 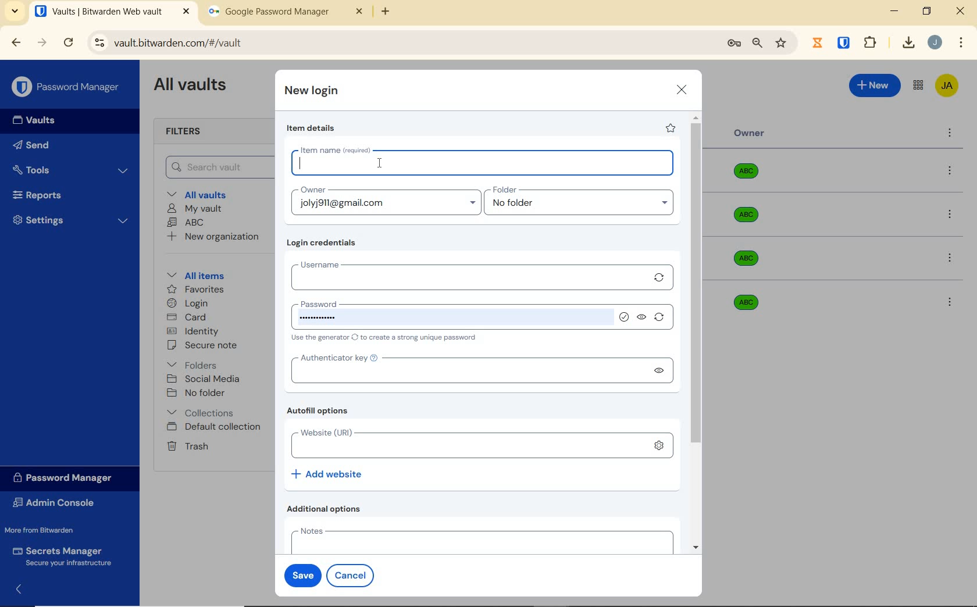 What do you see at coordinates (383, 163) in the screenshot?
I see `cursor` at bounding box center [383, 163].